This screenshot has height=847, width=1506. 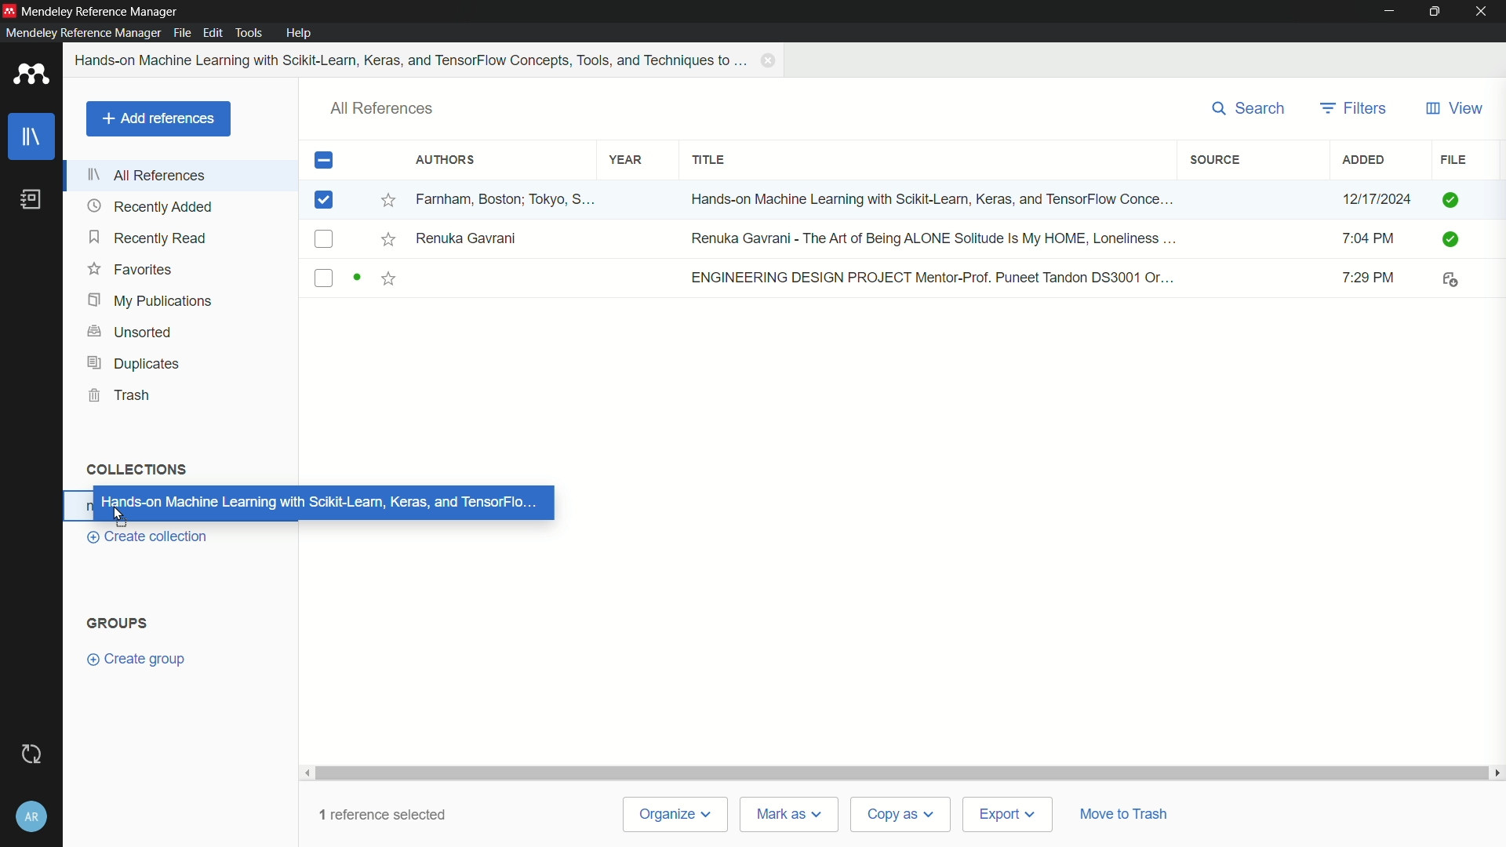 I want to click on book-1, so click(x=895, y=197).